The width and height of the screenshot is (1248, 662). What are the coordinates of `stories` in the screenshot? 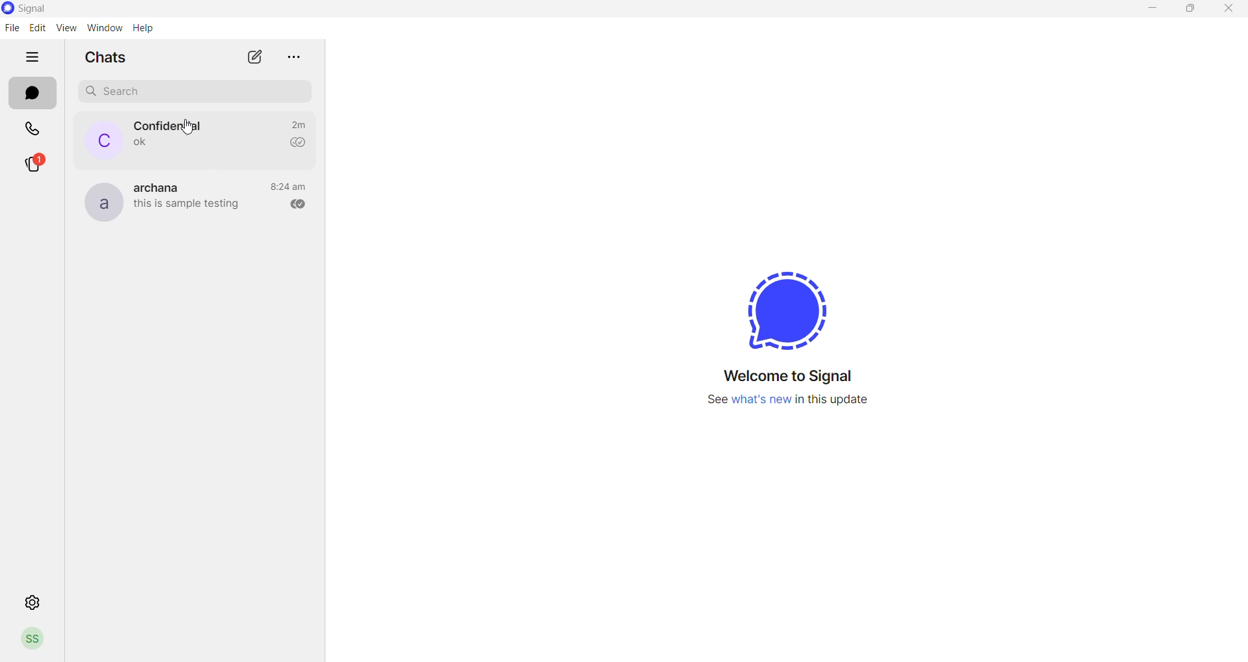 It's located at (33, 164).